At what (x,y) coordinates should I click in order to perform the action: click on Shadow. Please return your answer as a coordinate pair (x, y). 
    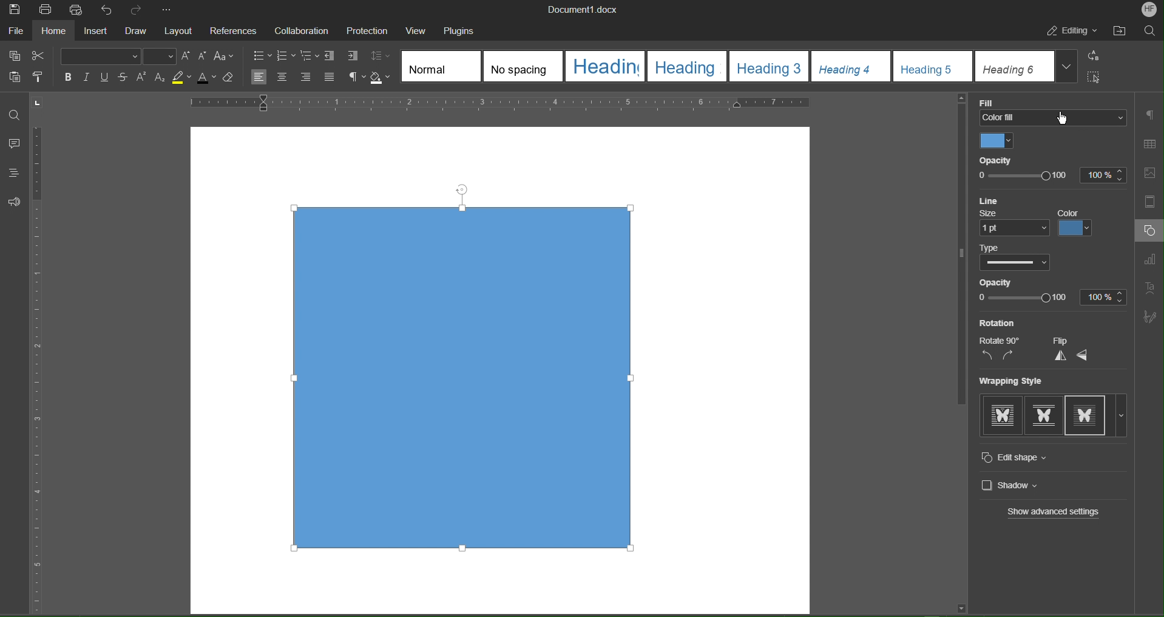
    Looking at the image, I should click on (1015, 486).